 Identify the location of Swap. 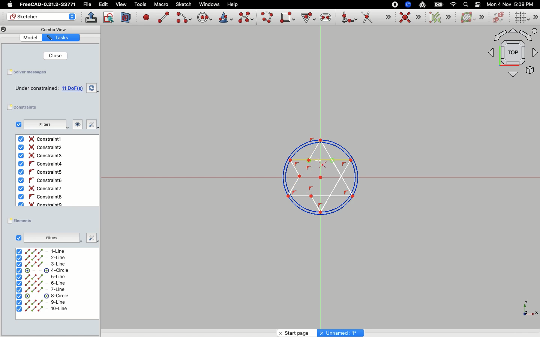
(93, 88).